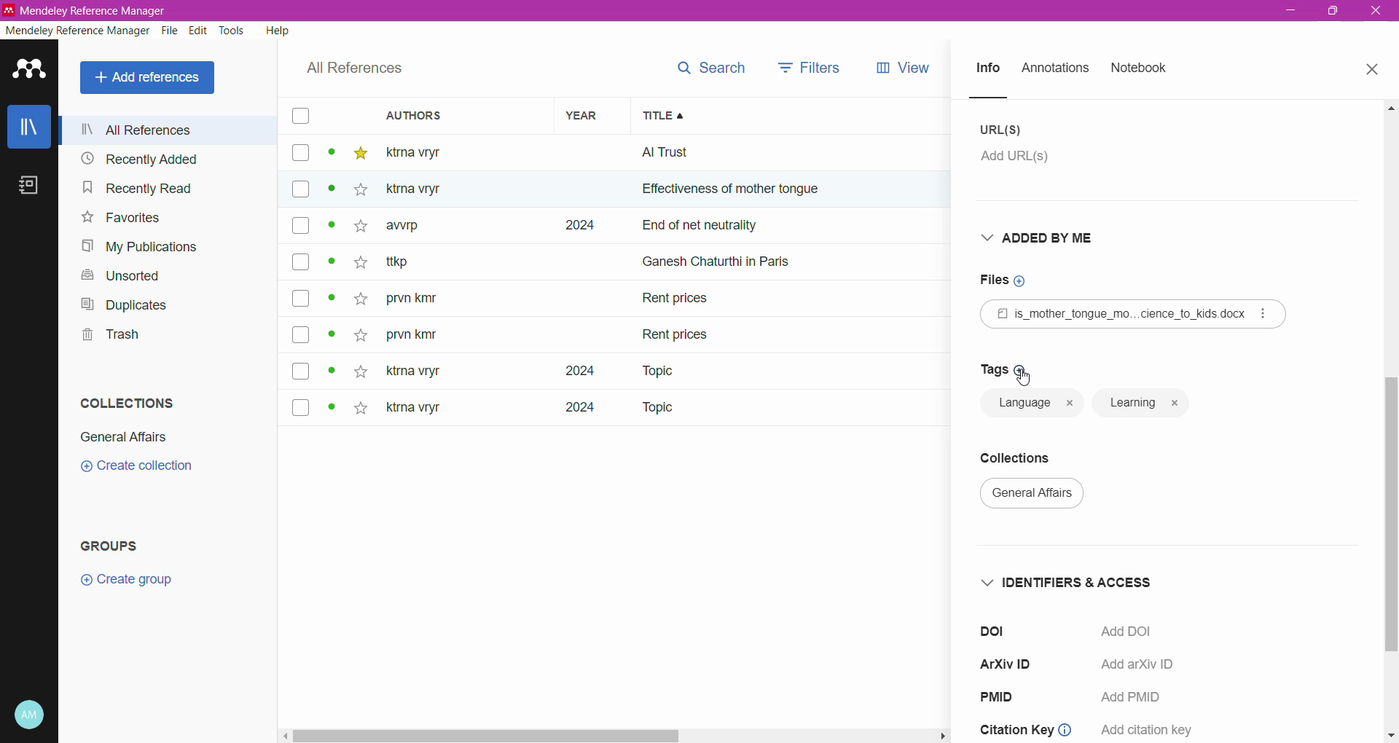  Describe the element at coordinates (126, 277) in the screenshot. I see `Unsorted` at that location.